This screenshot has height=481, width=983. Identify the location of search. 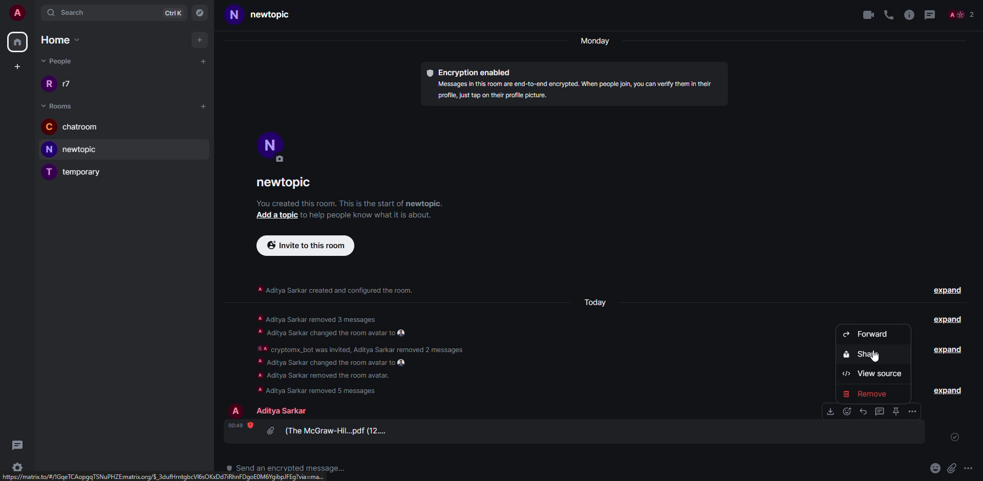
(69, 12).